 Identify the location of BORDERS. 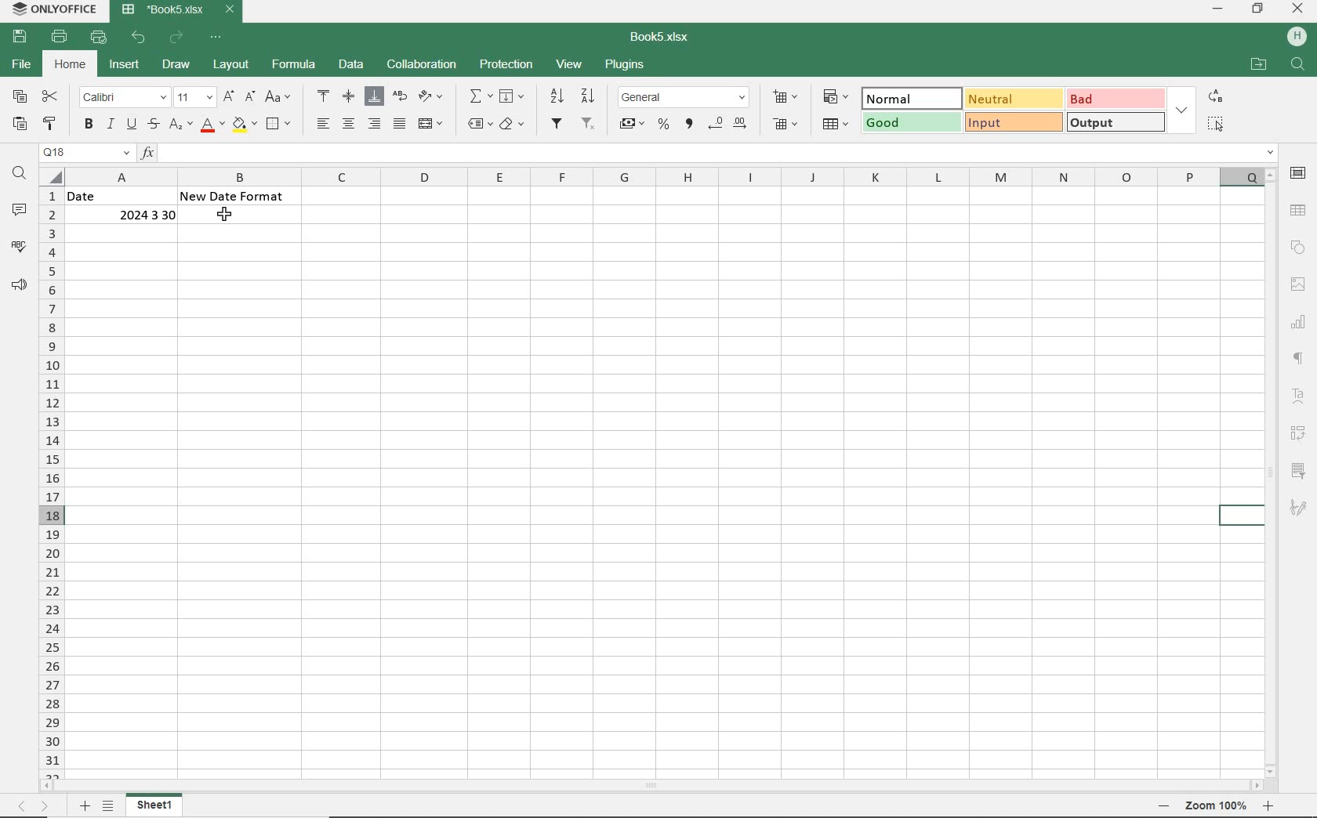
(281, 124).